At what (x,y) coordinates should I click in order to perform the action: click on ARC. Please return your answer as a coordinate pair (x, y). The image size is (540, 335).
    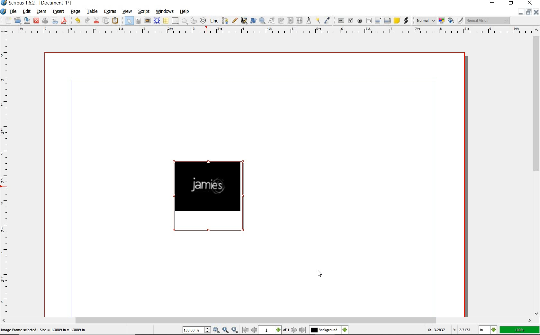
    Looking at the image, I should click on (194, 21).